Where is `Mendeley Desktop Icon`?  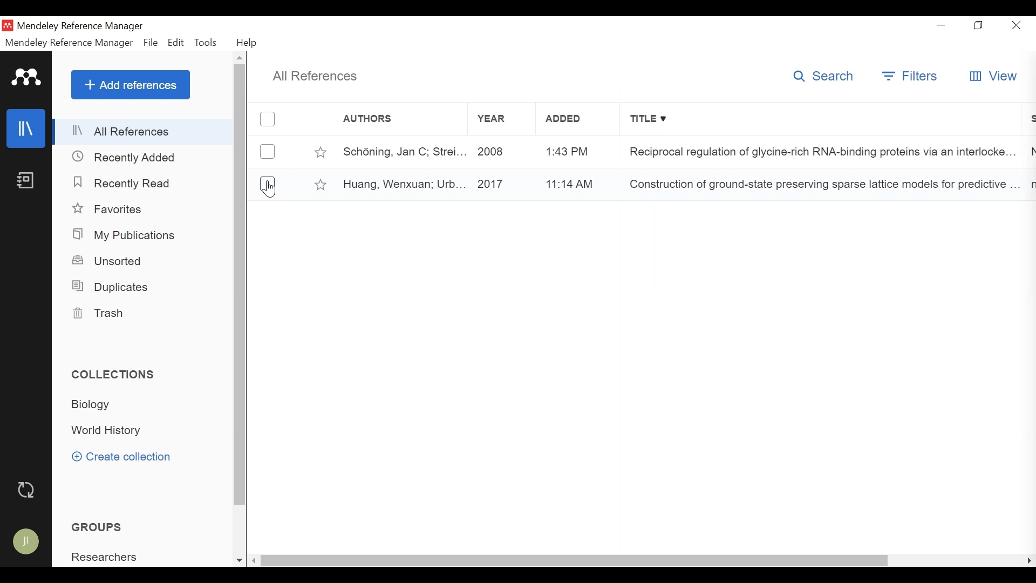
Mendeley Desktop Icon is located at coordinates (8, 26).